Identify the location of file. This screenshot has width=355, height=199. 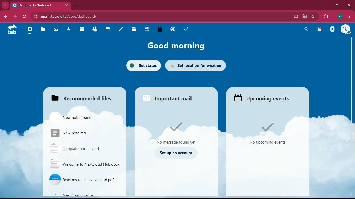
(83, 147).